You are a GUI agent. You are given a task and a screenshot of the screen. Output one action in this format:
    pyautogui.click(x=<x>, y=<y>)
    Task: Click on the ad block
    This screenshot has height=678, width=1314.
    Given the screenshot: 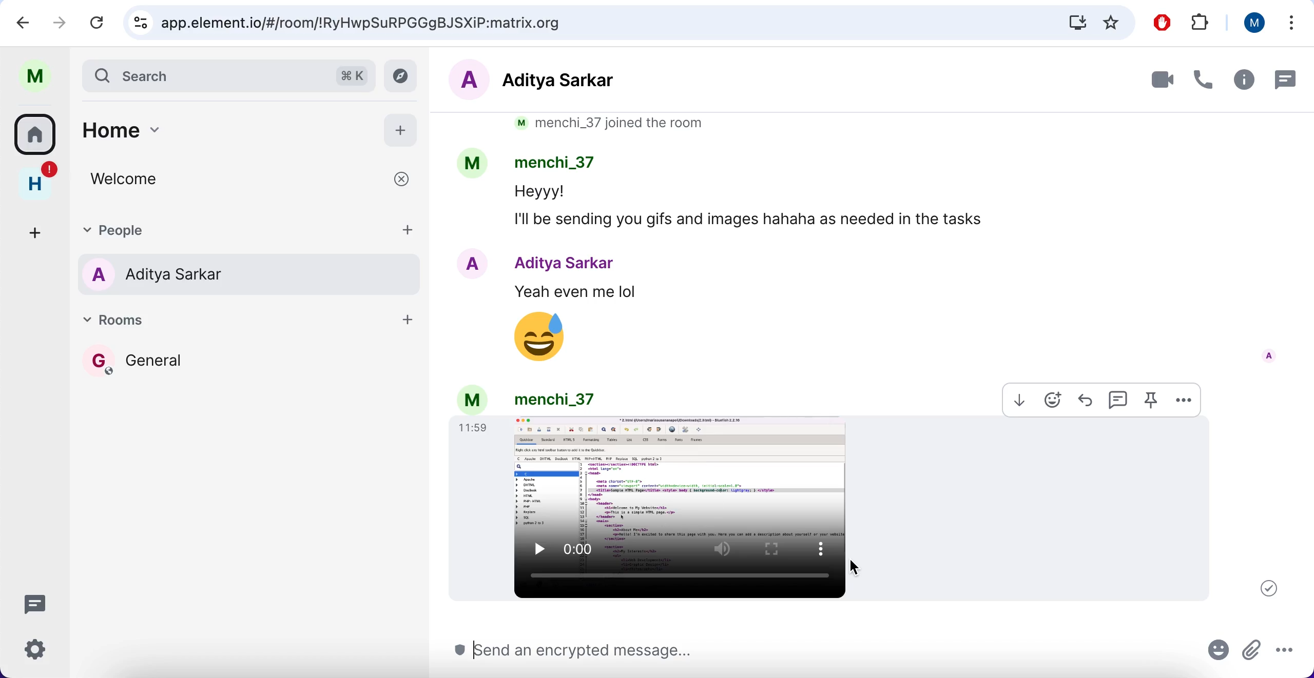 What is the action you would take?
    pyautogui.click(x=1161, y=24)
    